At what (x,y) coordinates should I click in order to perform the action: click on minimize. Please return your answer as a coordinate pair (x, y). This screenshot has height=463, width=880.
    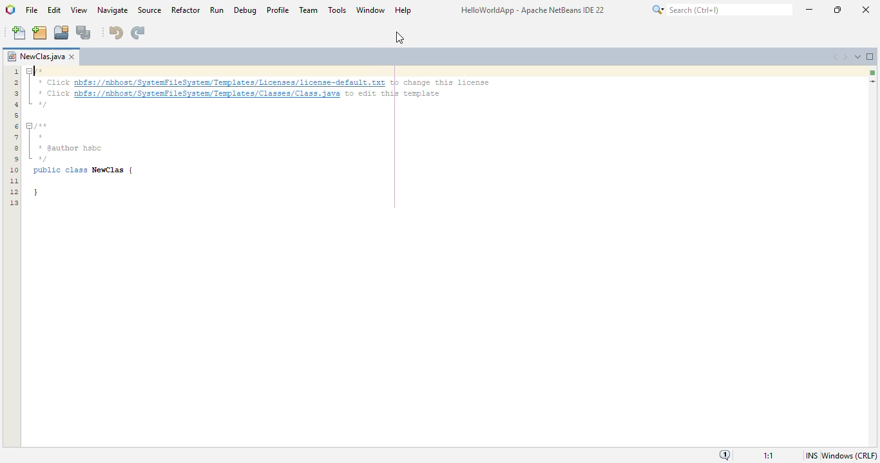
    Looking at the image, I should click on (809, 8).